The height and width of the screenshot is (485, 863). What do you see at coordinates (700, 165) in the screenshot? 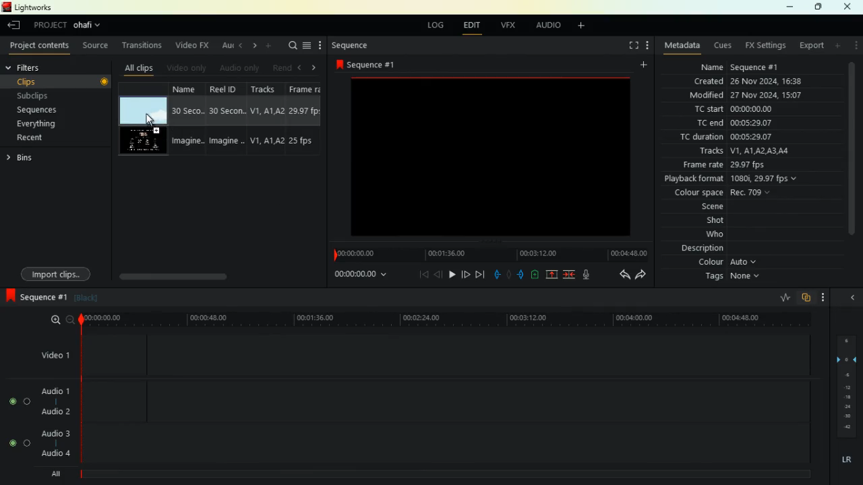
I see `frame rate` at bounding box center [700, 165].